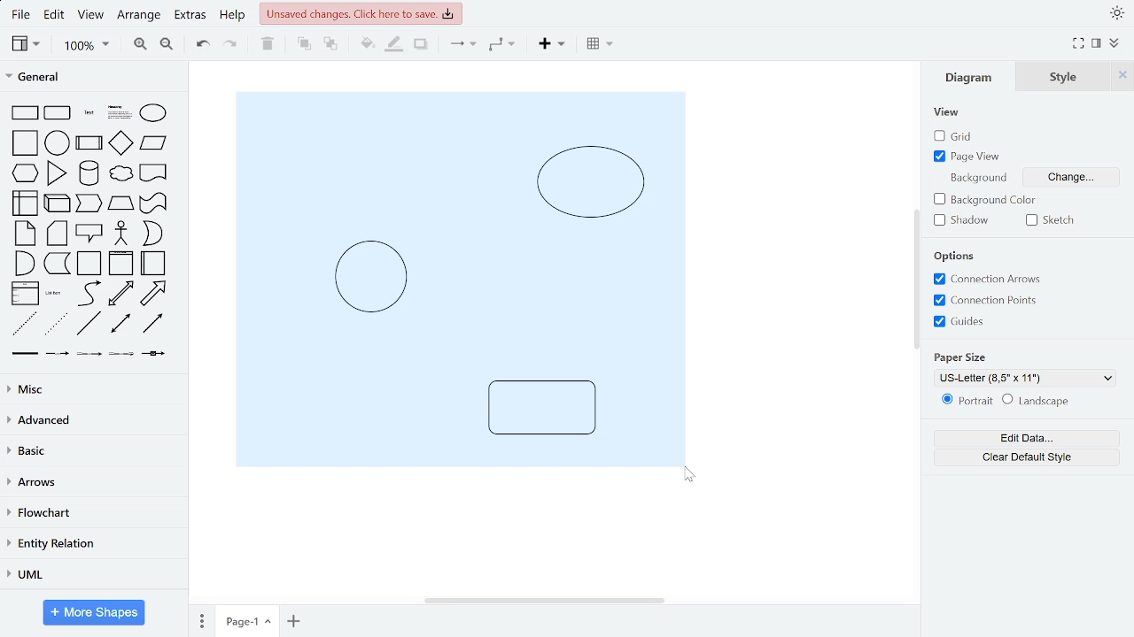  Describe the element at coordinates (420, 45) in the screenshot. I see `shadow` at that location.